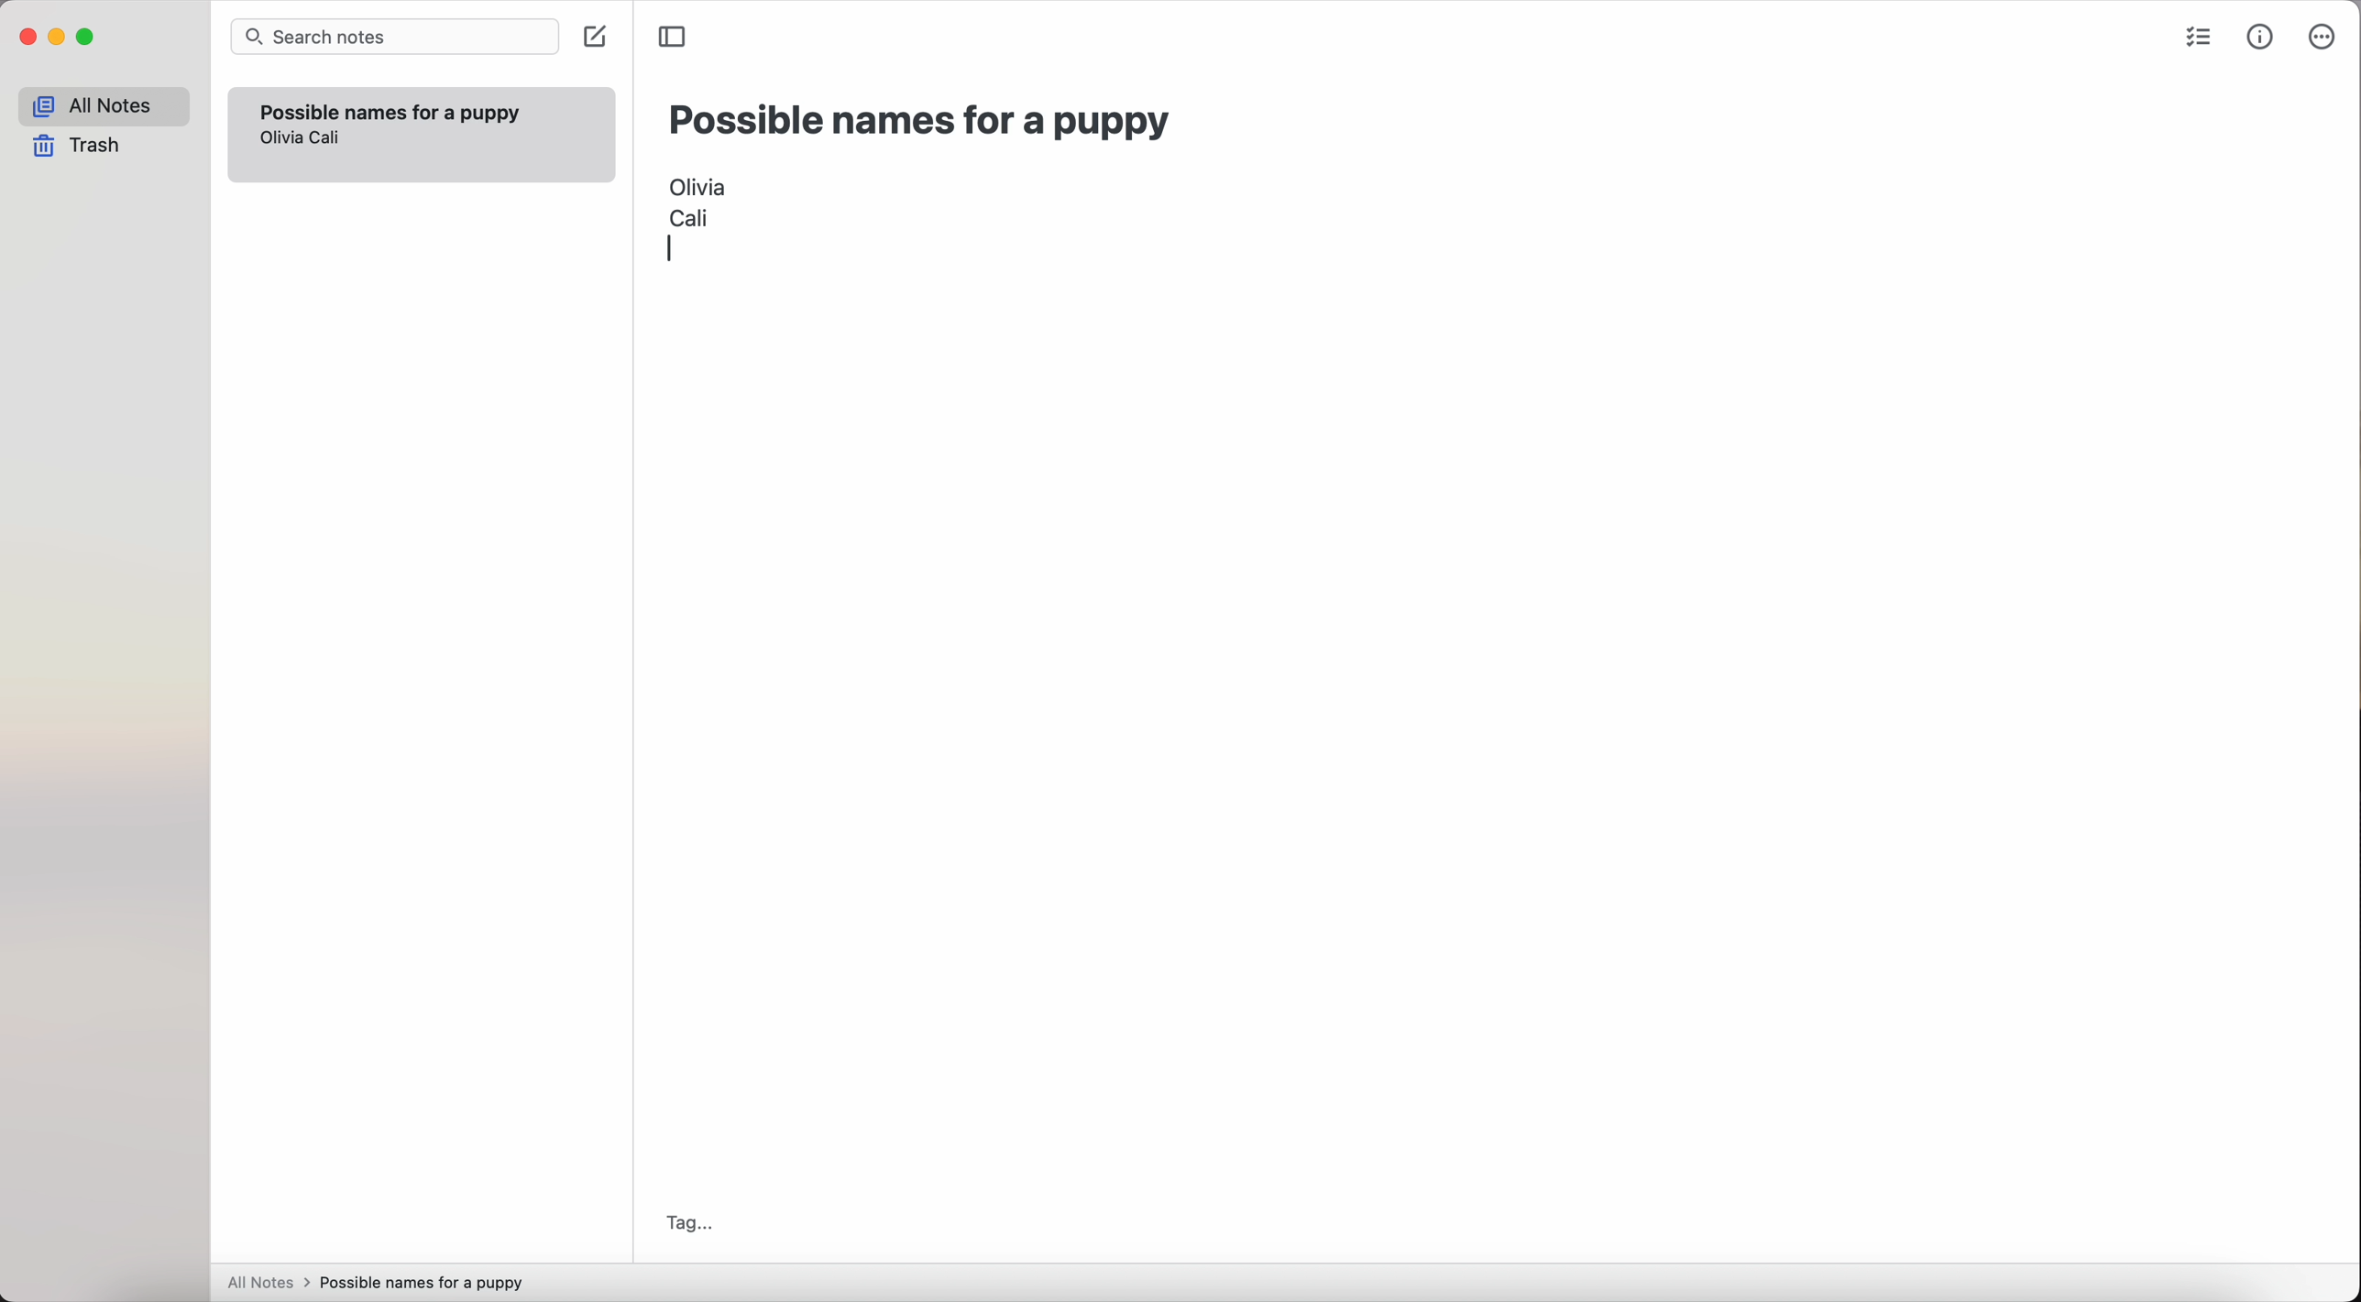  What do you see at coordinates (2197, 39) in the screenshot?
I see `check list` at bounding box center [2197, 39].